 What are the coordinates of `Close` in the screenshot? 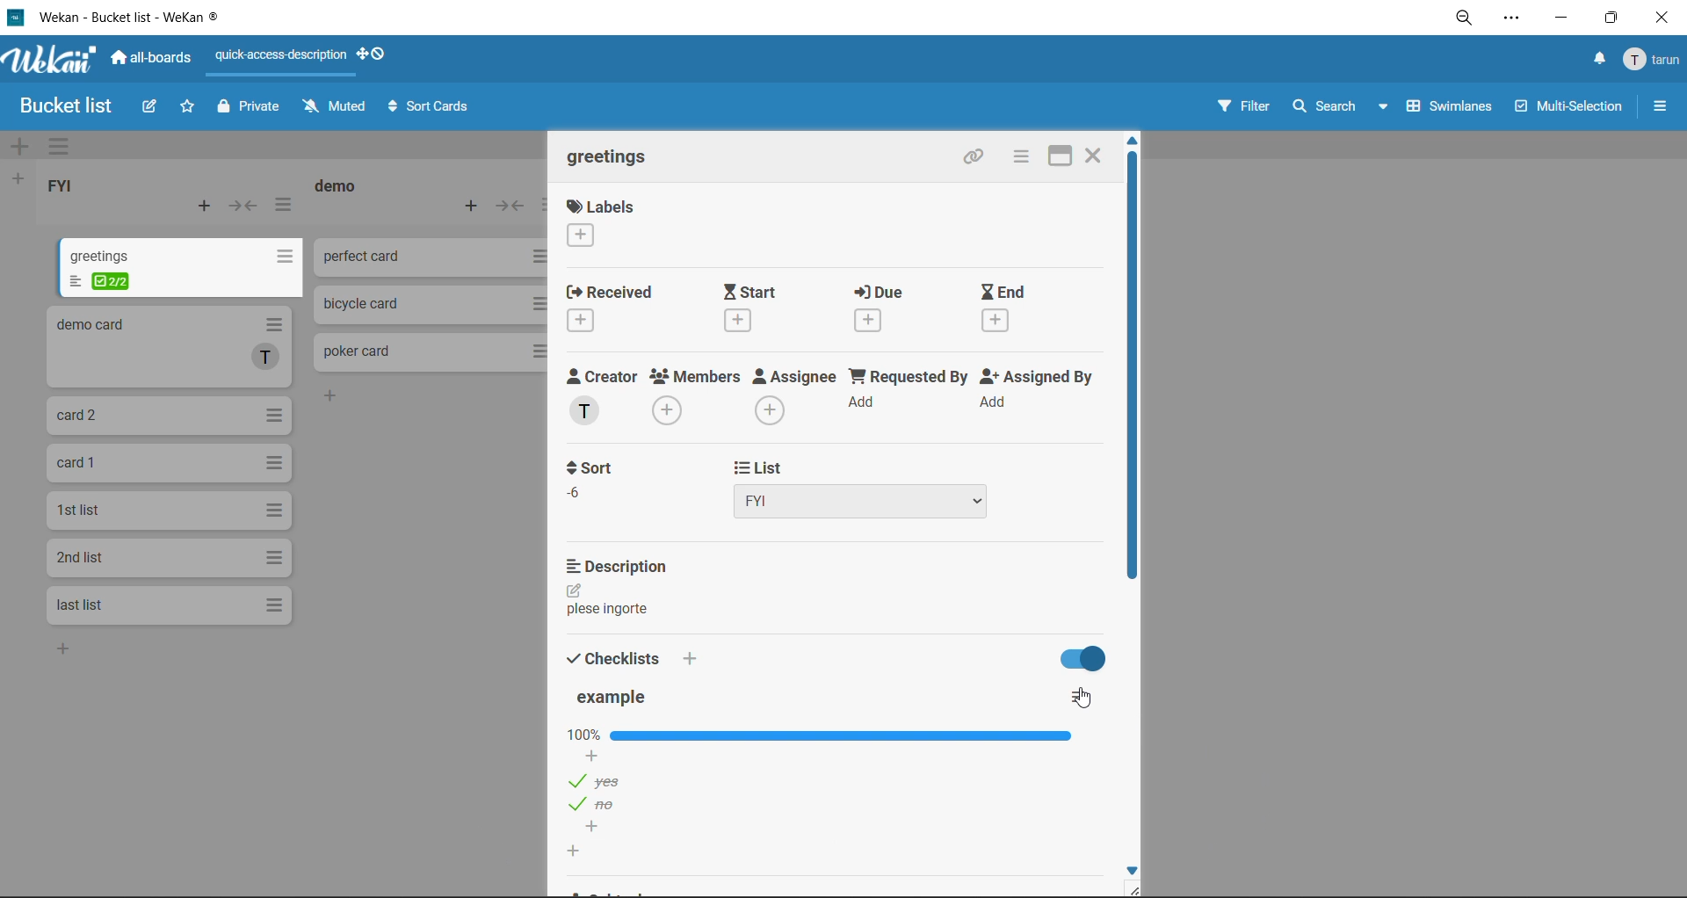 It's located at (1099, 156).